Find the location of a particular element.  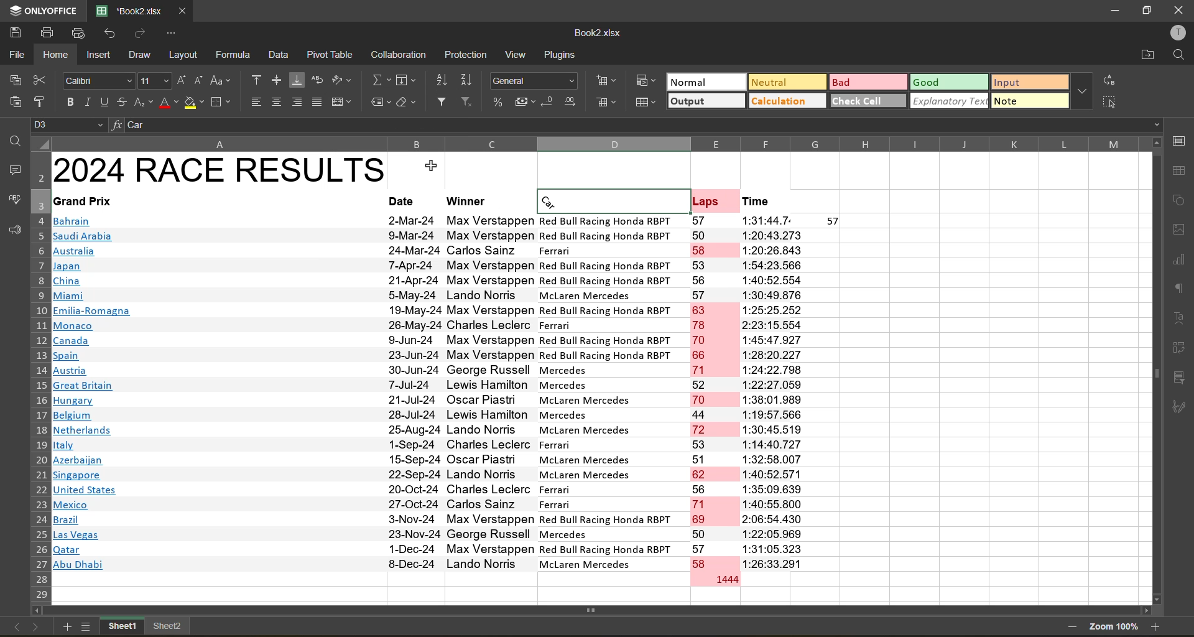

charts is located at coordinates (1179, 262).